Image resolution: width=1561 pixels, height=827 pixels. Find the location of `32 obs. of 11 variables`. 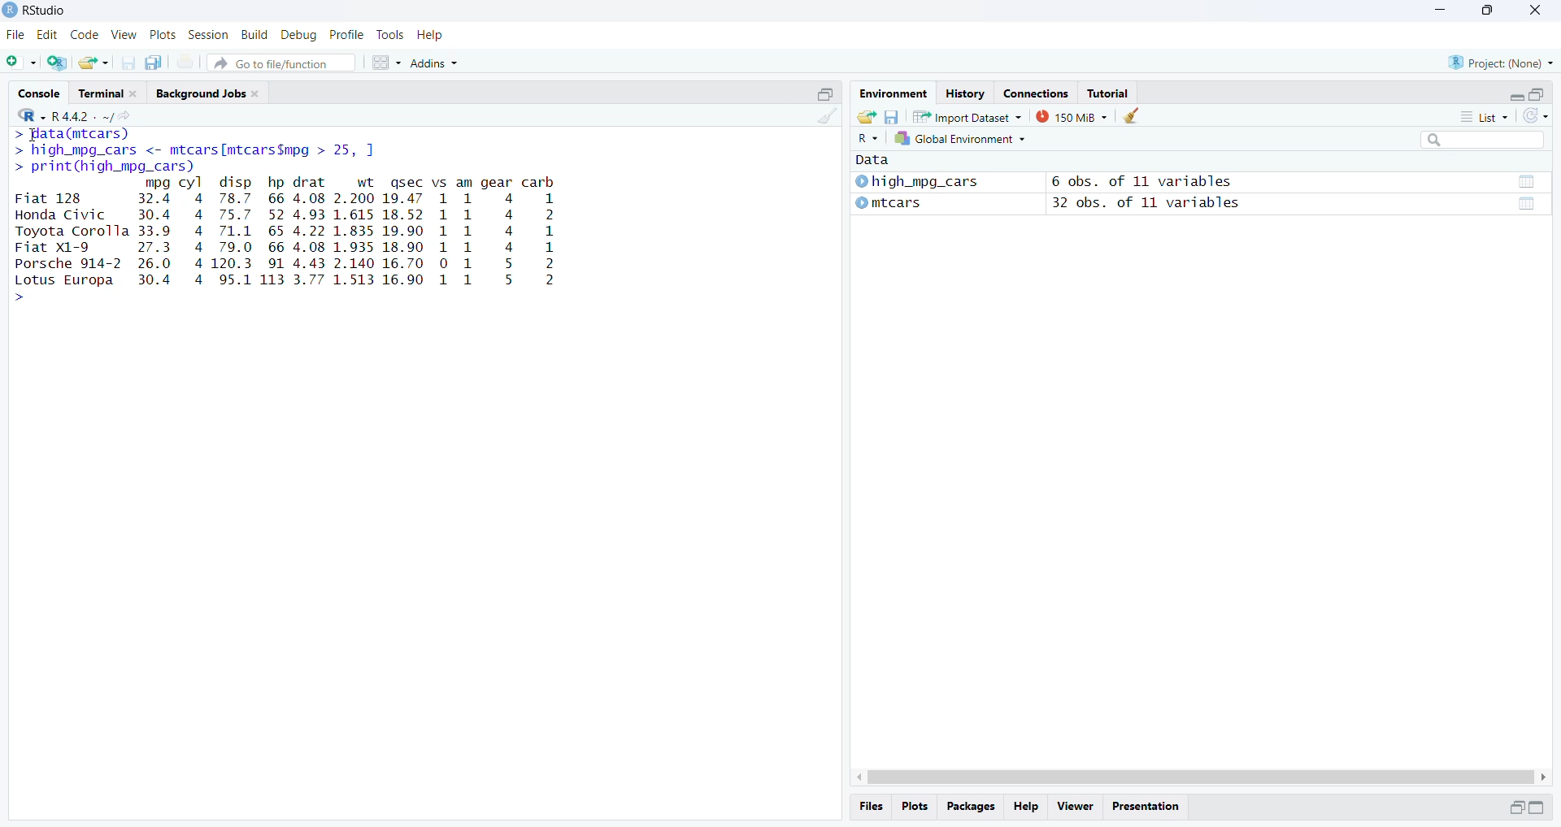

32 obs. of 11 variables is located at coordinates (1147, 203).